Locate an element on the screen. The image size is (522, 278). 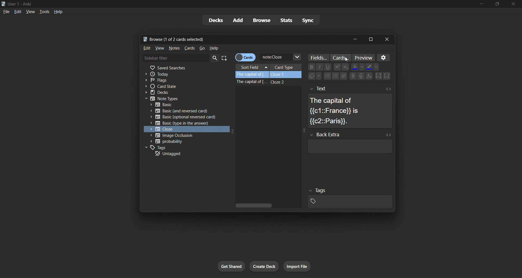
maximize is located at coordinates (497, 4).